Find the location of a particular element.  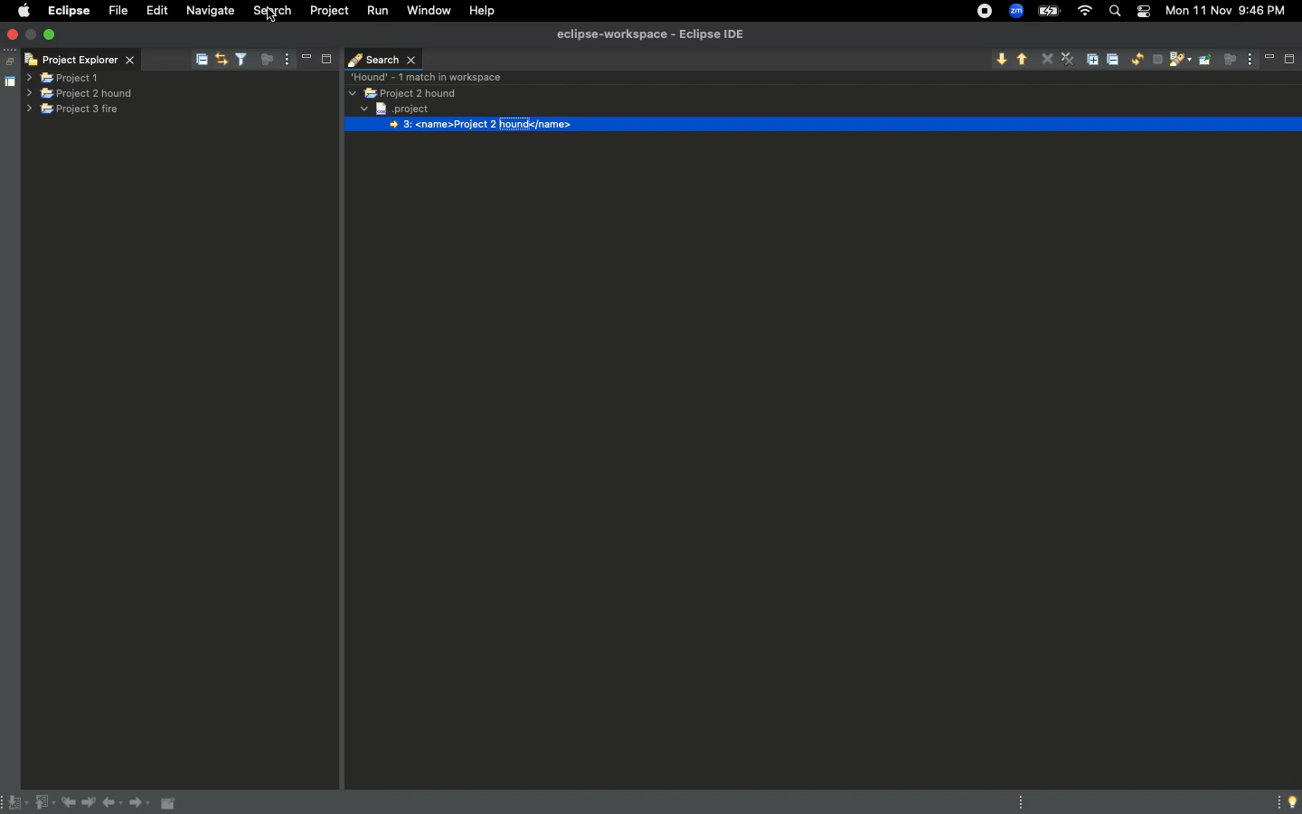

Recording is located at coordinates (983, 13).